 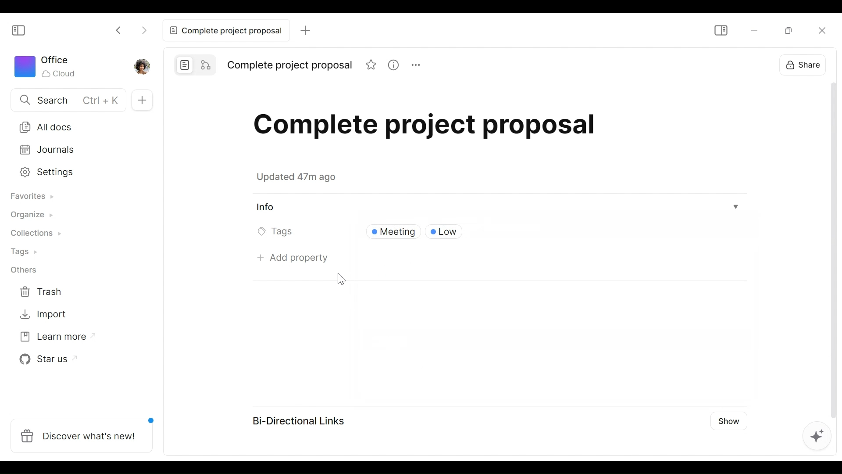 I want to click on Show, so click(x=728, y=424).